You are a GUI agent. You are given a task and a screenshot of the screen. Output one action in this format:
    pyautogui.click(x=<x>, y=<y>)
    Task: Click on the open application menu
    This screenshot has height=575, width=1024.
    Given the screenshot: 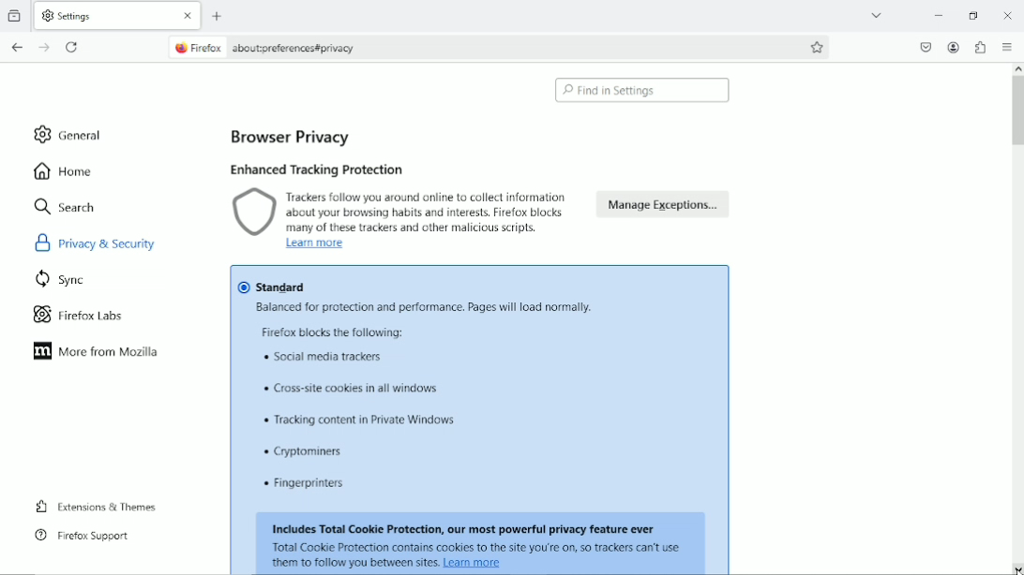 What is the action you would take?
    pyautogui.click(x=1010, y=48)
    